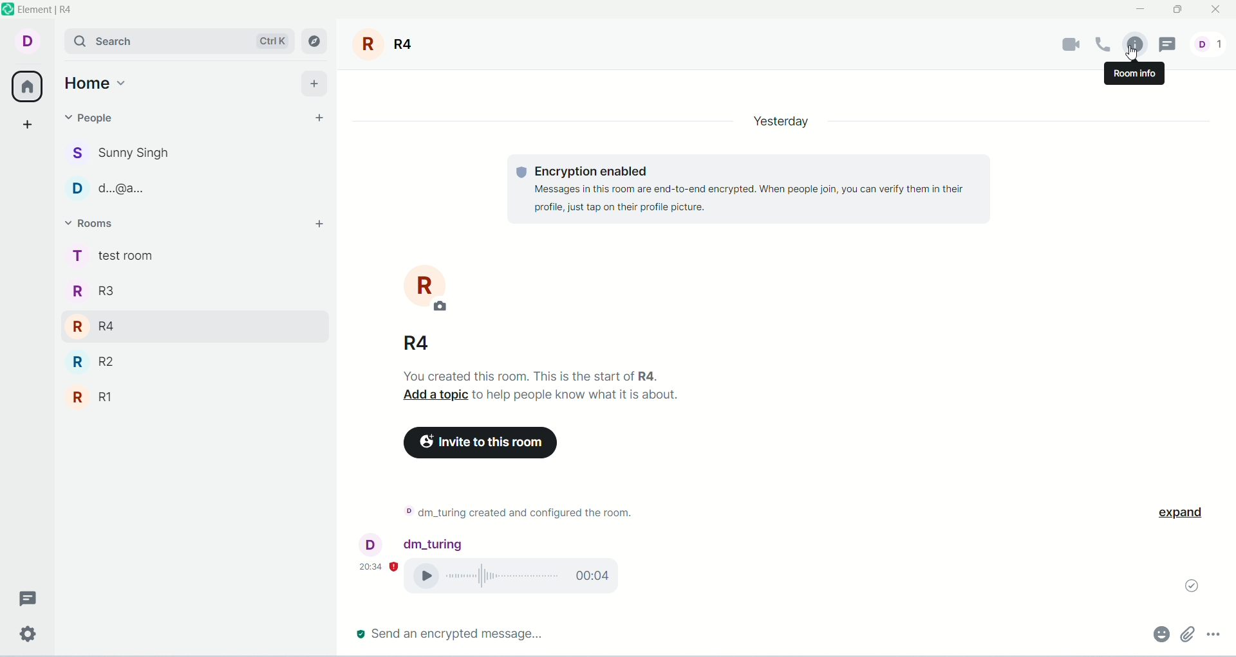 The height and width of the screenshot is (657, 1236). Describe the element at coordinates (520, 578) in the screenshot. I see `voice call` at that location.